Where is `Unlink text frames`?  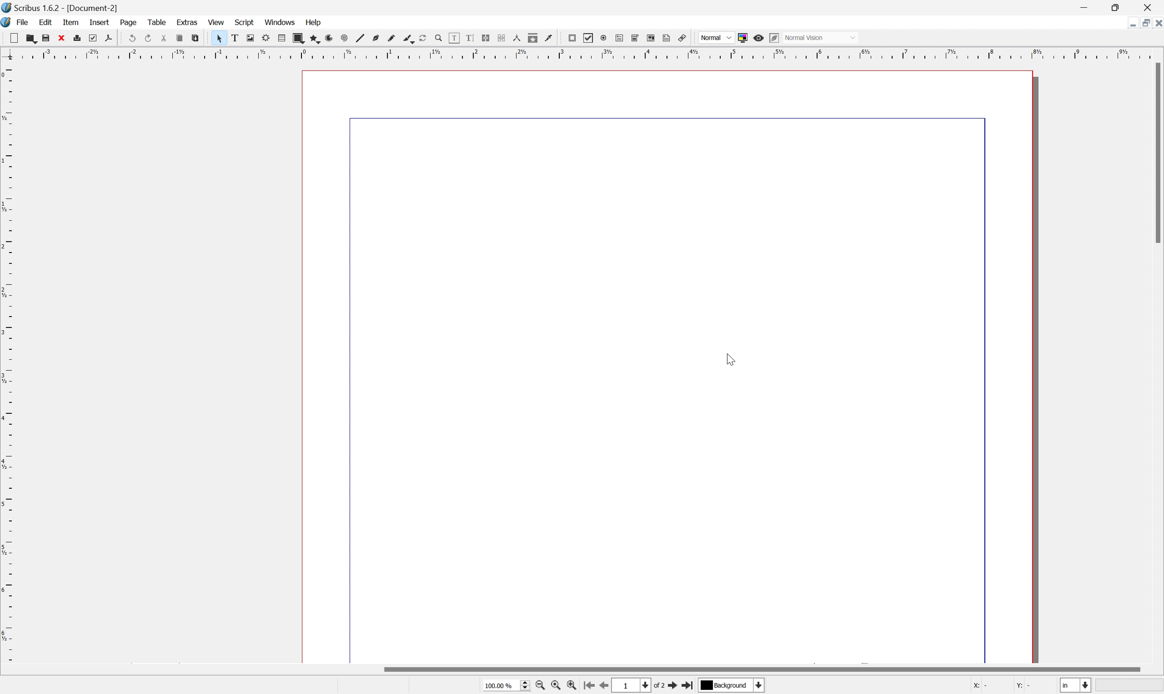
Unlink text frames is located at coordinates (503, 39).